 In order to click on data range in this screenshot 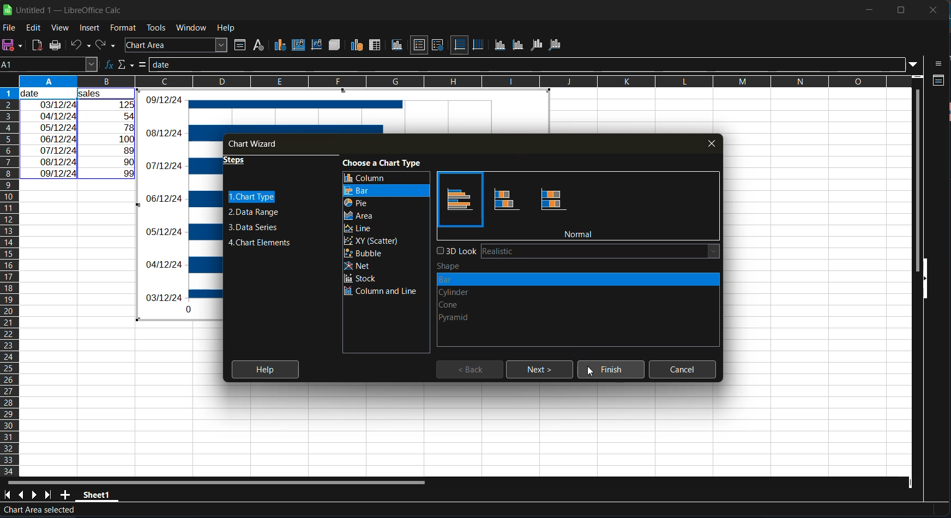, I will do `click(358, 45)`.